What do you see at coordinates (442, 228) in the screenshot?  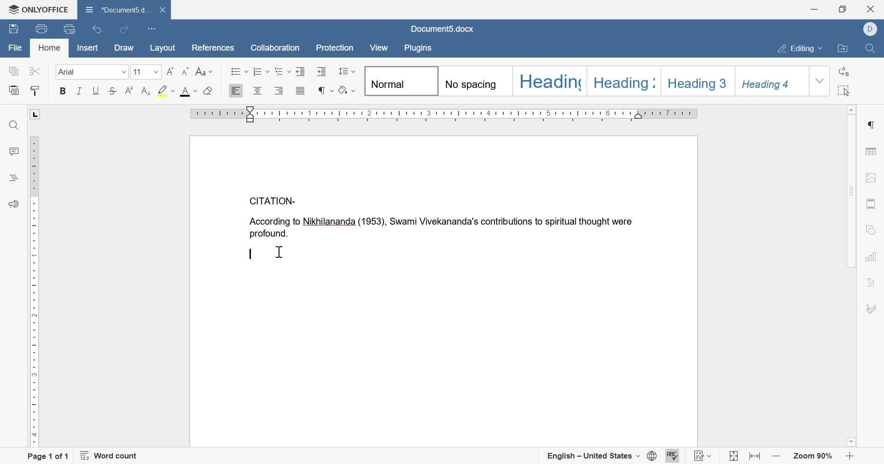 I see `According to Nikhilananda(1953), Swami Vivekananda's contributions to spiritual thought were profound` at bounding box center [442, 228].